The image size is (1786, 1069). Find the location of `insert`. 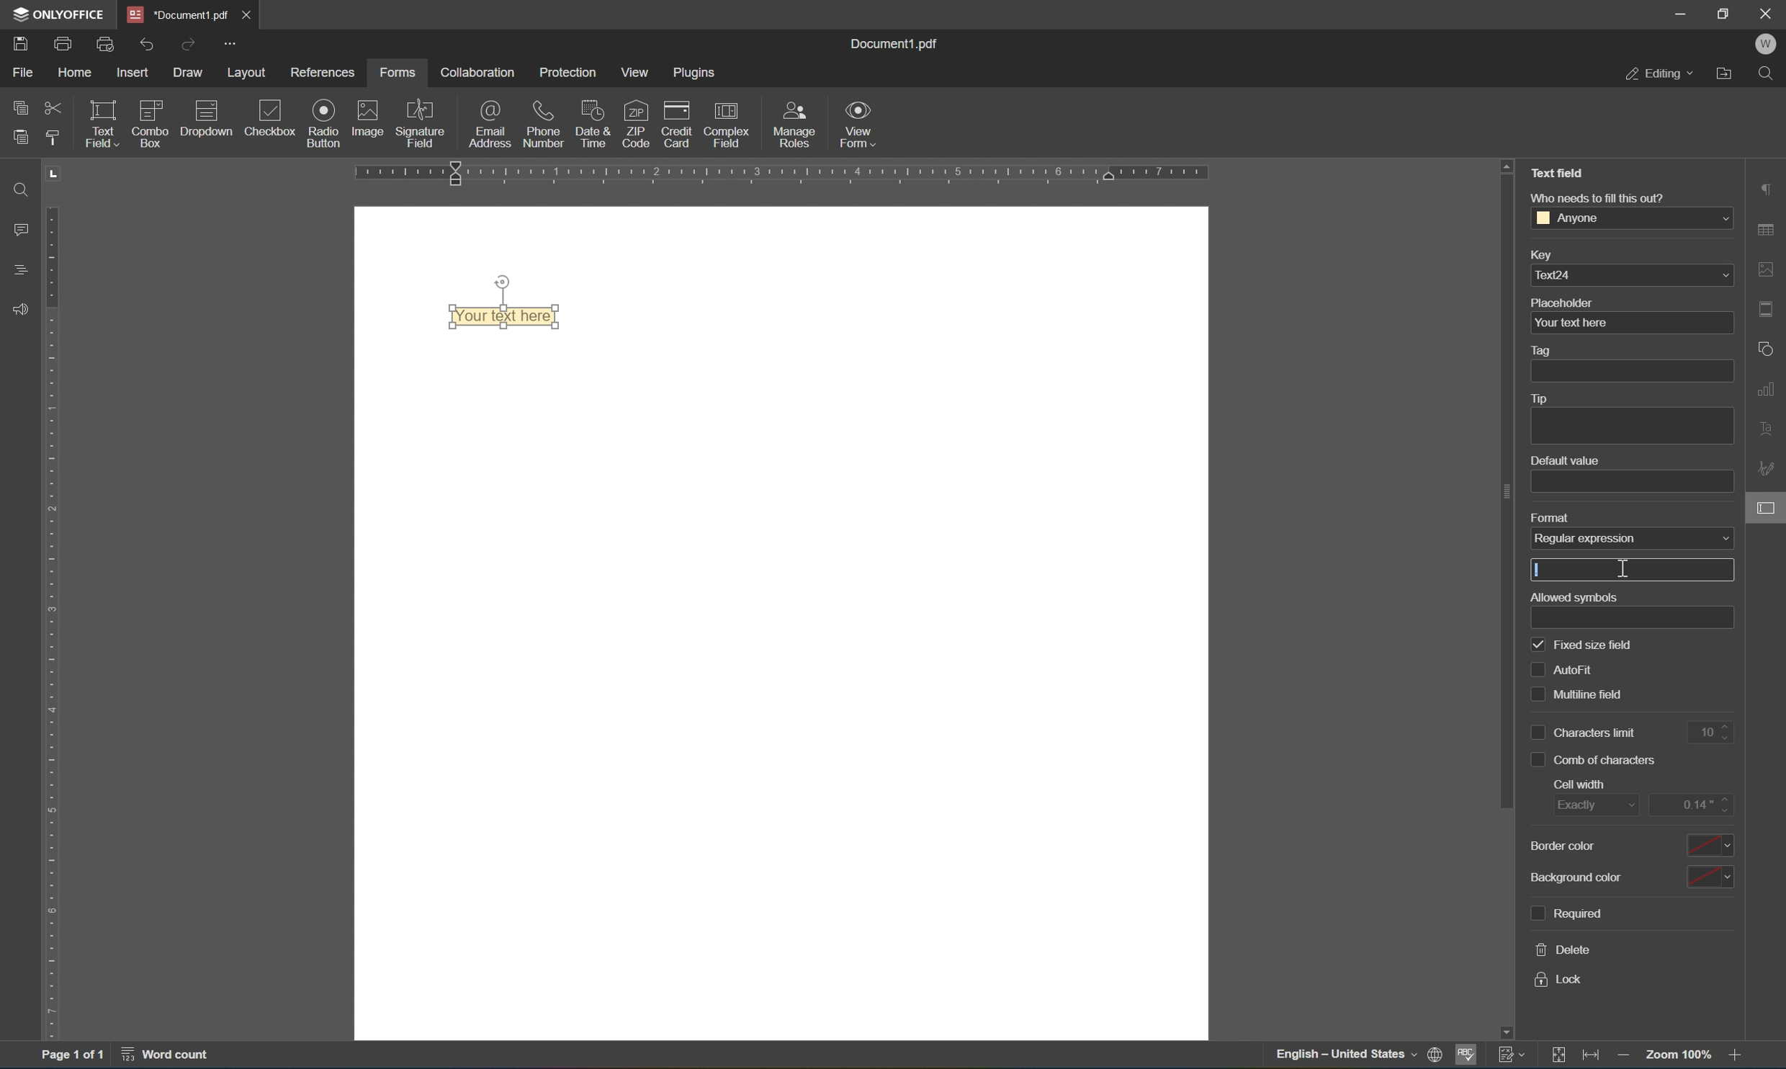

insert is located at coordinates (135, 74).